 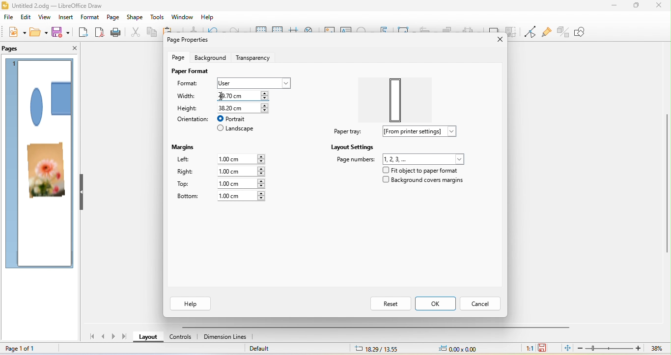 What do you see at coordinates (245, 107) in the screenshot?
I see `38.20 cm` at bounding box center [245, 107].